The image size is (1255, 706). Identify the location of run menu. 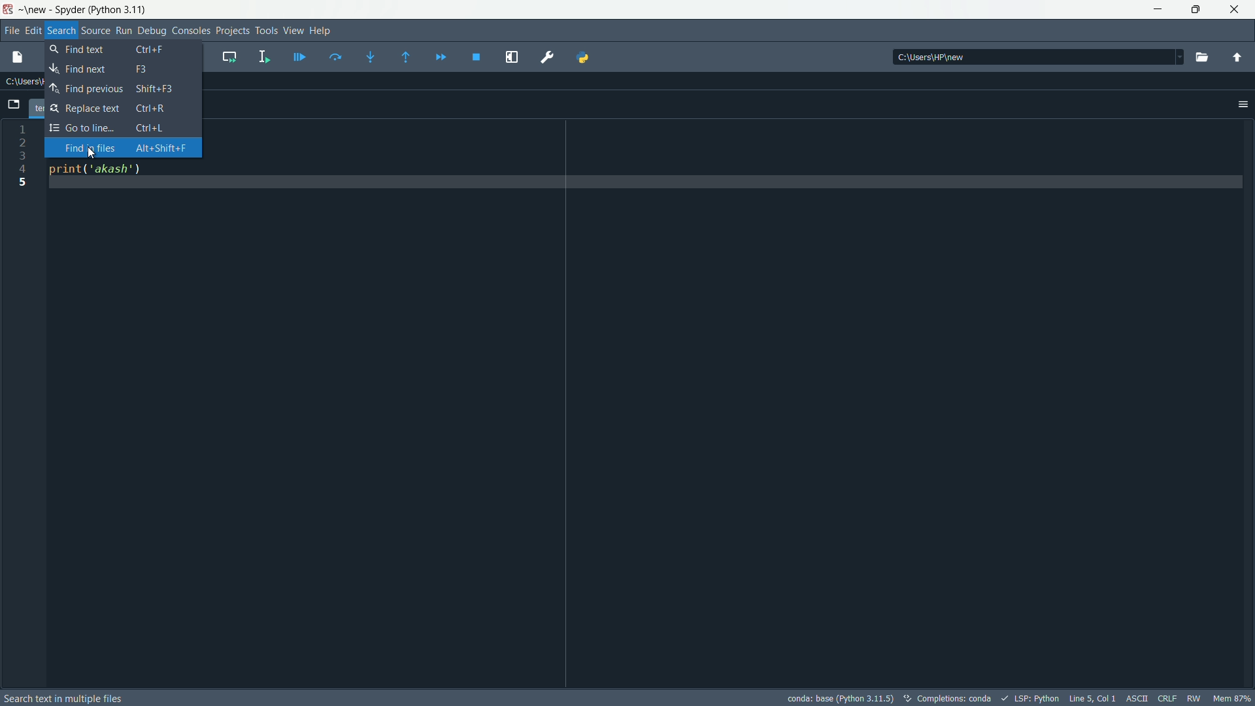
(124, 31).